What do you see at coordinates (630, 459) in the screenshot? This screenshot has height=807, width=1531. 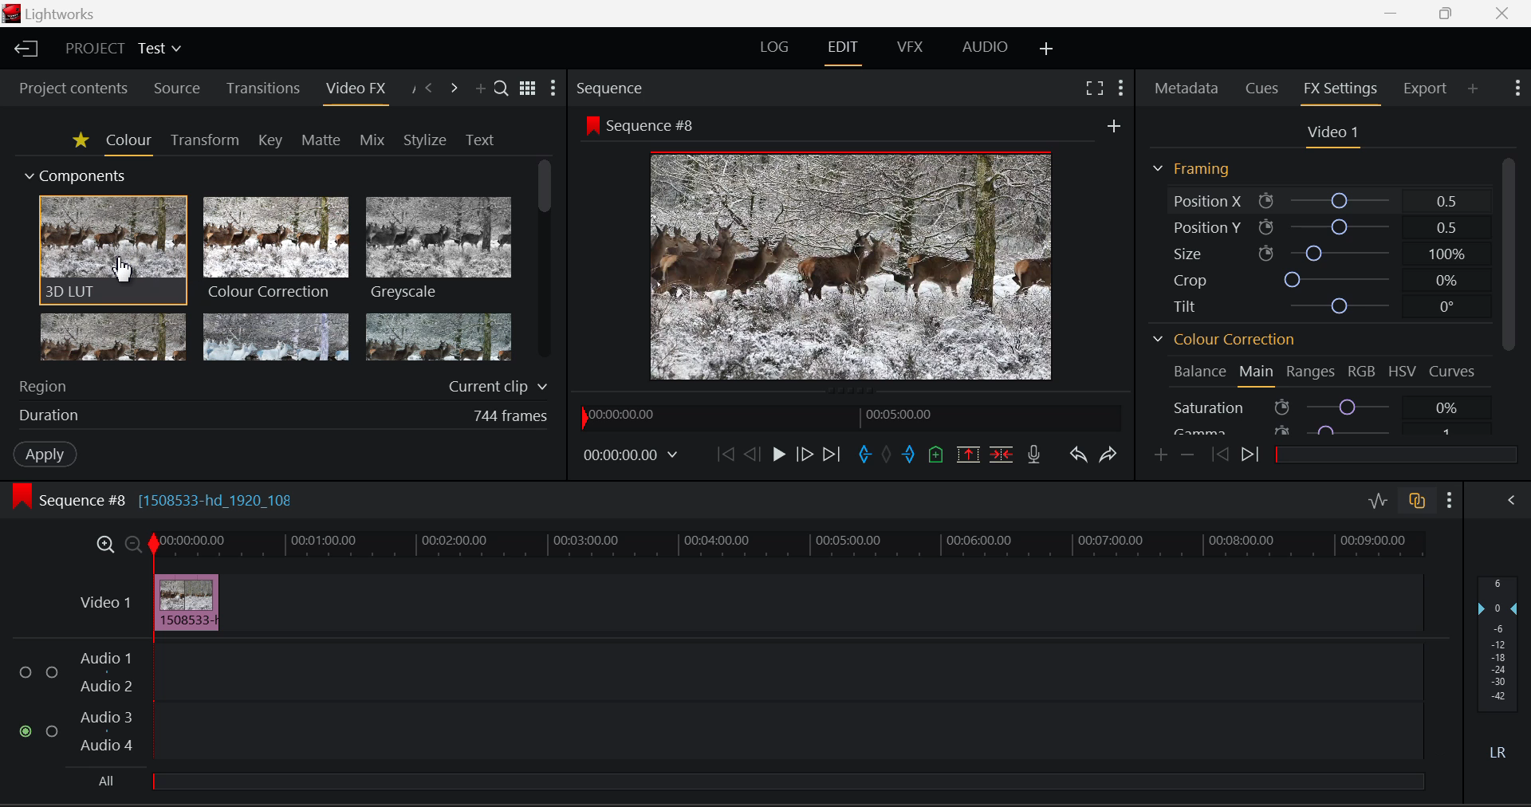 I see `Frame Time ` at bounding box center [630, 459].